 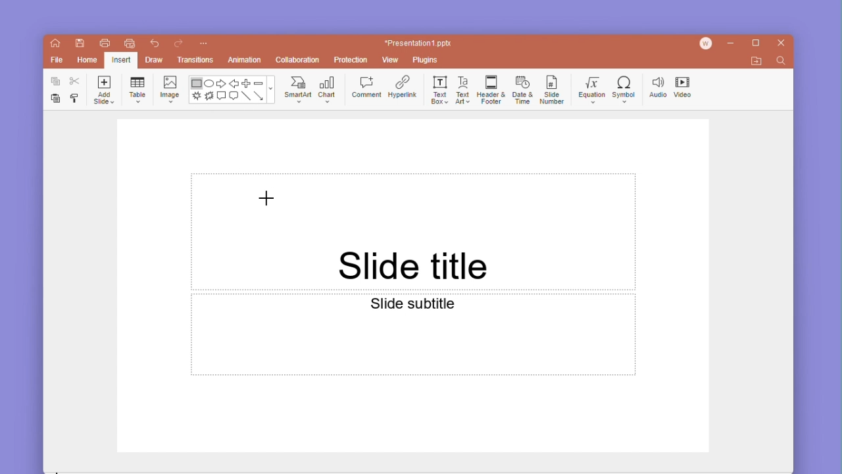 What do you see at coordinates (209, 97) in the screenshot?
I see `burn shape` at bounding box center [209, 97].